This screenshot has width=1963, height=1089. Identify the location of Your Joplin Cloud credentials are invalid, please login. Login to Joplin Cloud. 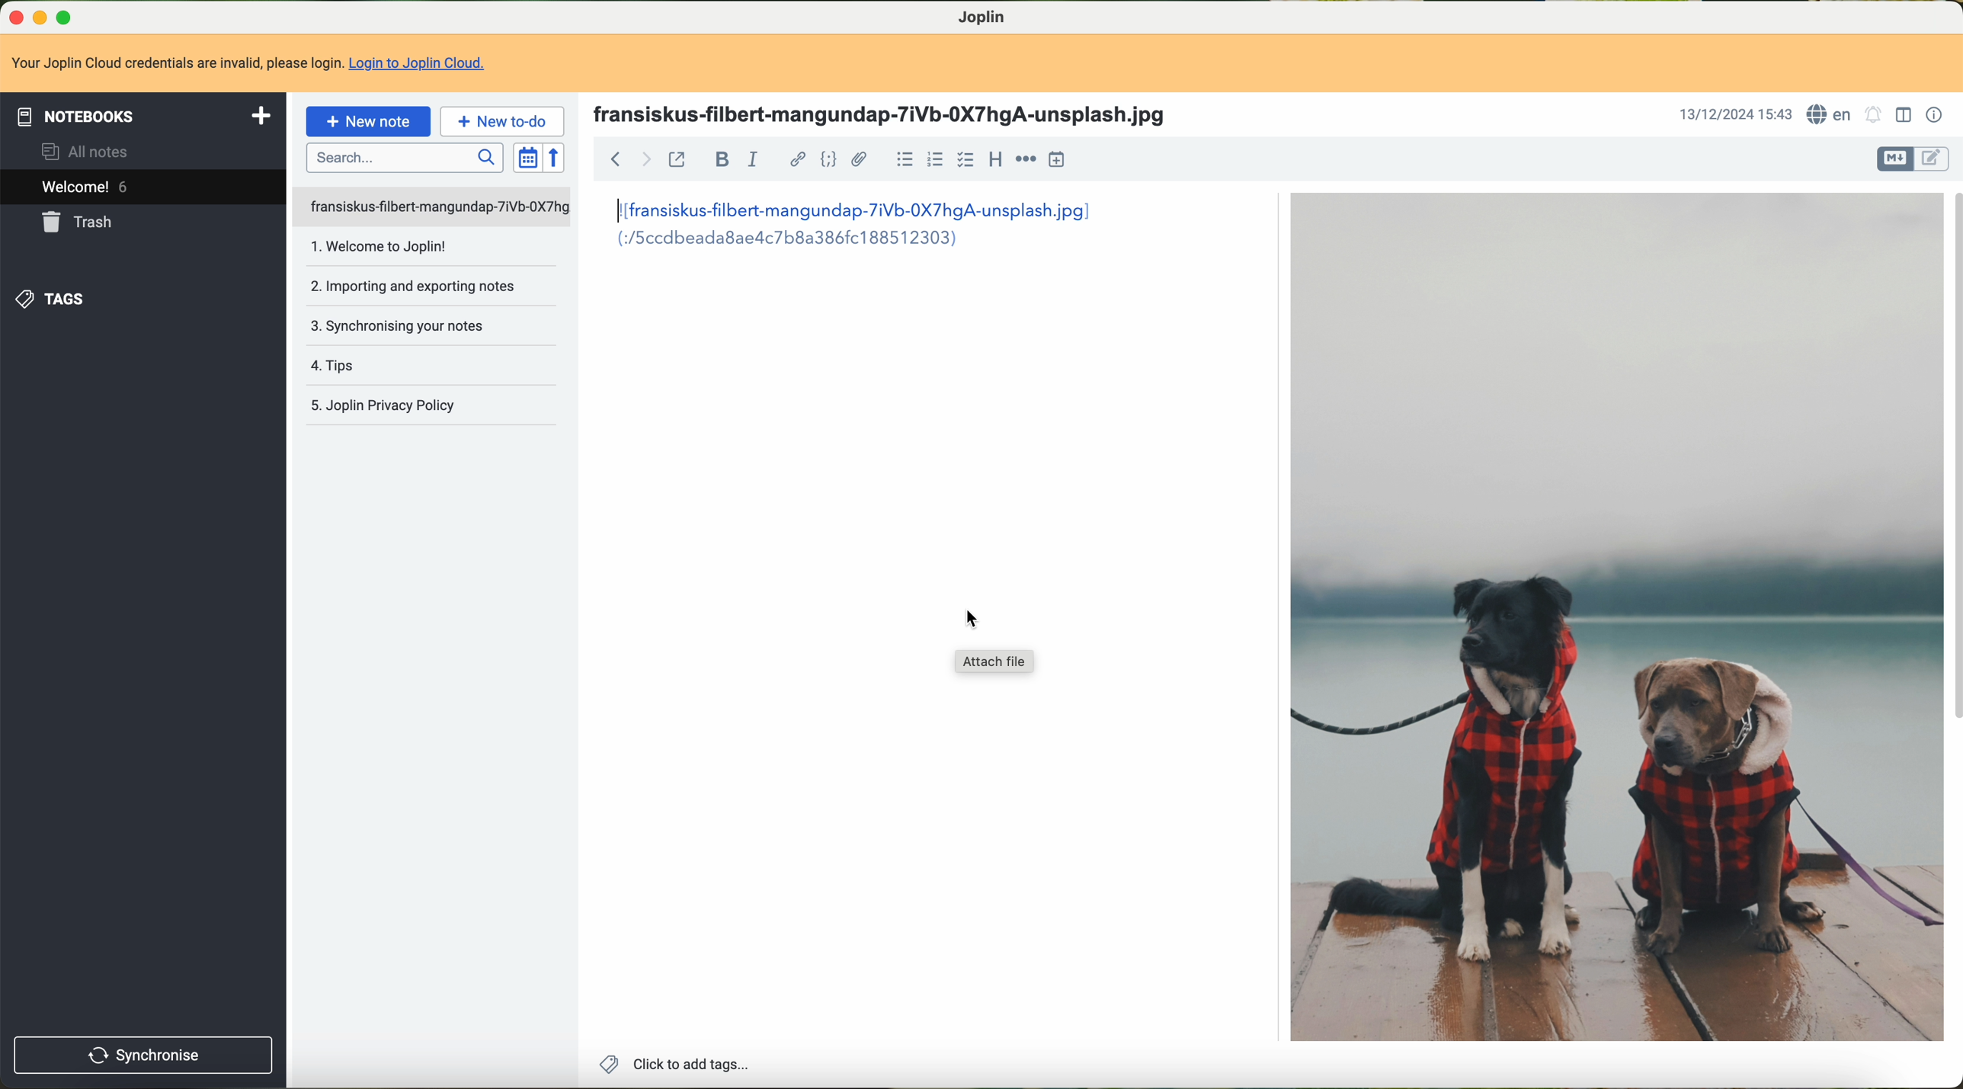
(255, 65).